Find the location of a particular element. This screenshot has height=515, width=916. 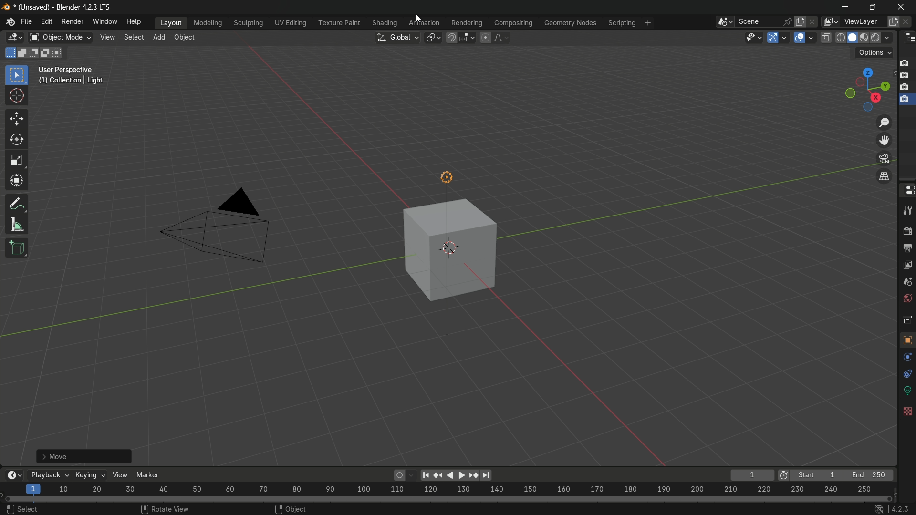

marker is located at coordinates (148, 474).